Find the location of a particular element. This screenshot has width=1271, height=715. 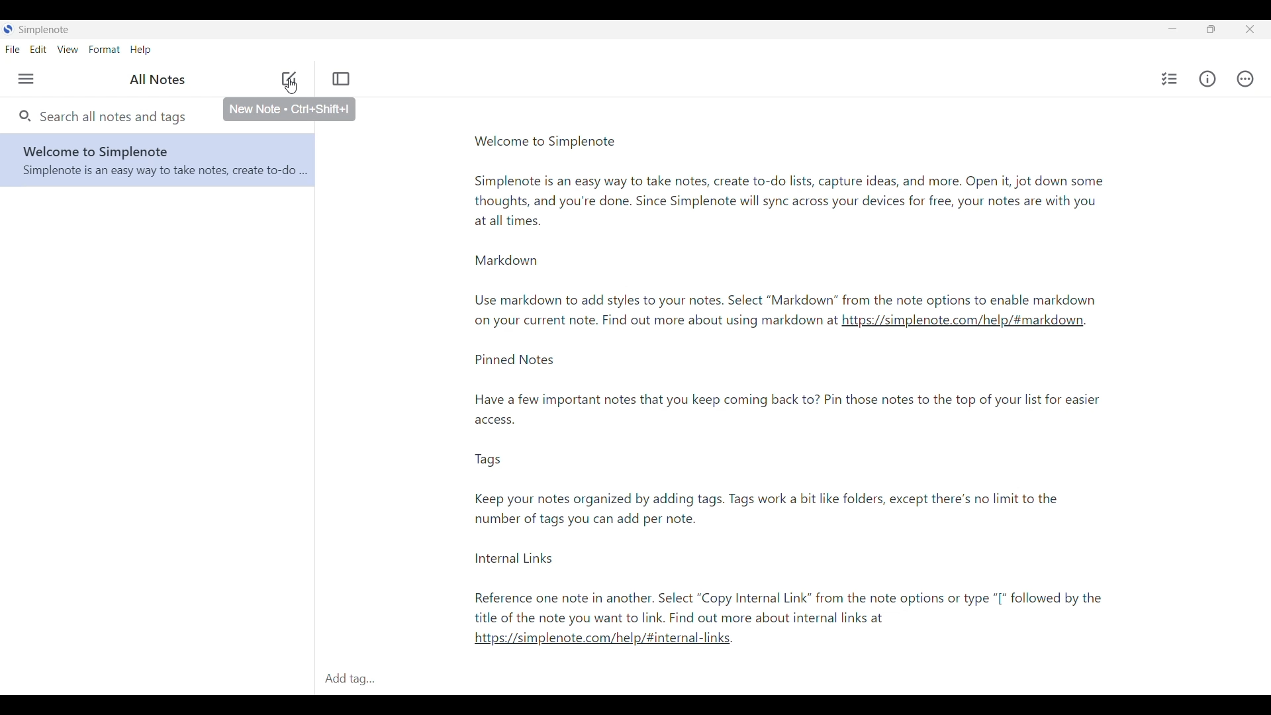

Search all notes and tags is located at coordinates (103, 115).